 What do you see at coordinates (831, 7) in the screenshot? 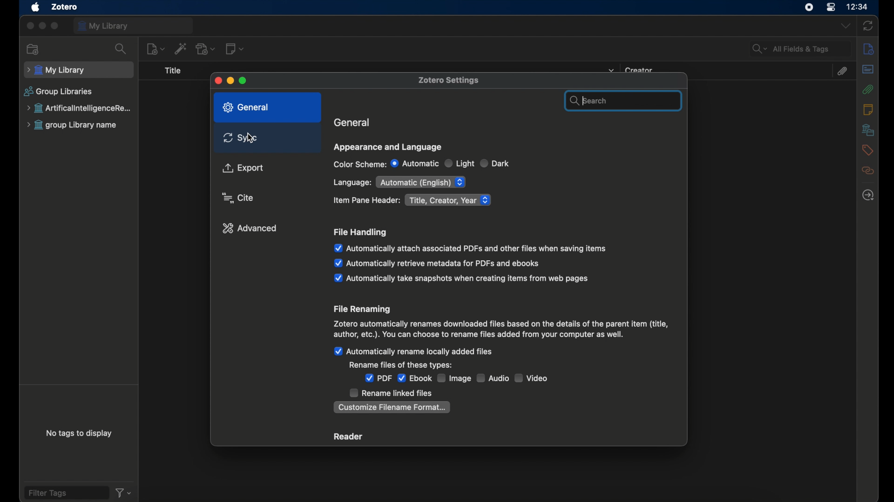
I see `control center` at bounding box center [831, 7].